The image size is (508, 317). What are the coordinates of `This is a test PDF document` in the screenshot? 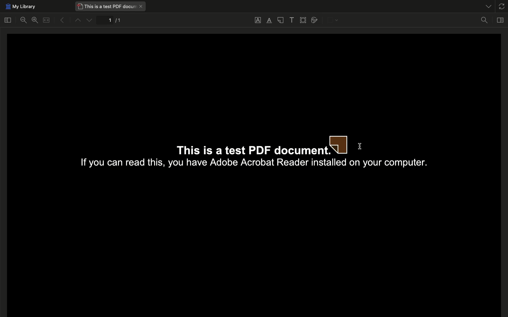 It's located at (111, 6).